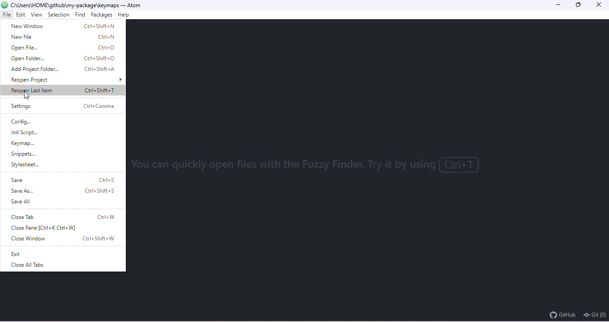  Describe the element at coordinates (308, 167) in the screenshot. I see `you can quickly open files with the fuzzy finder. try it by using` at that location.